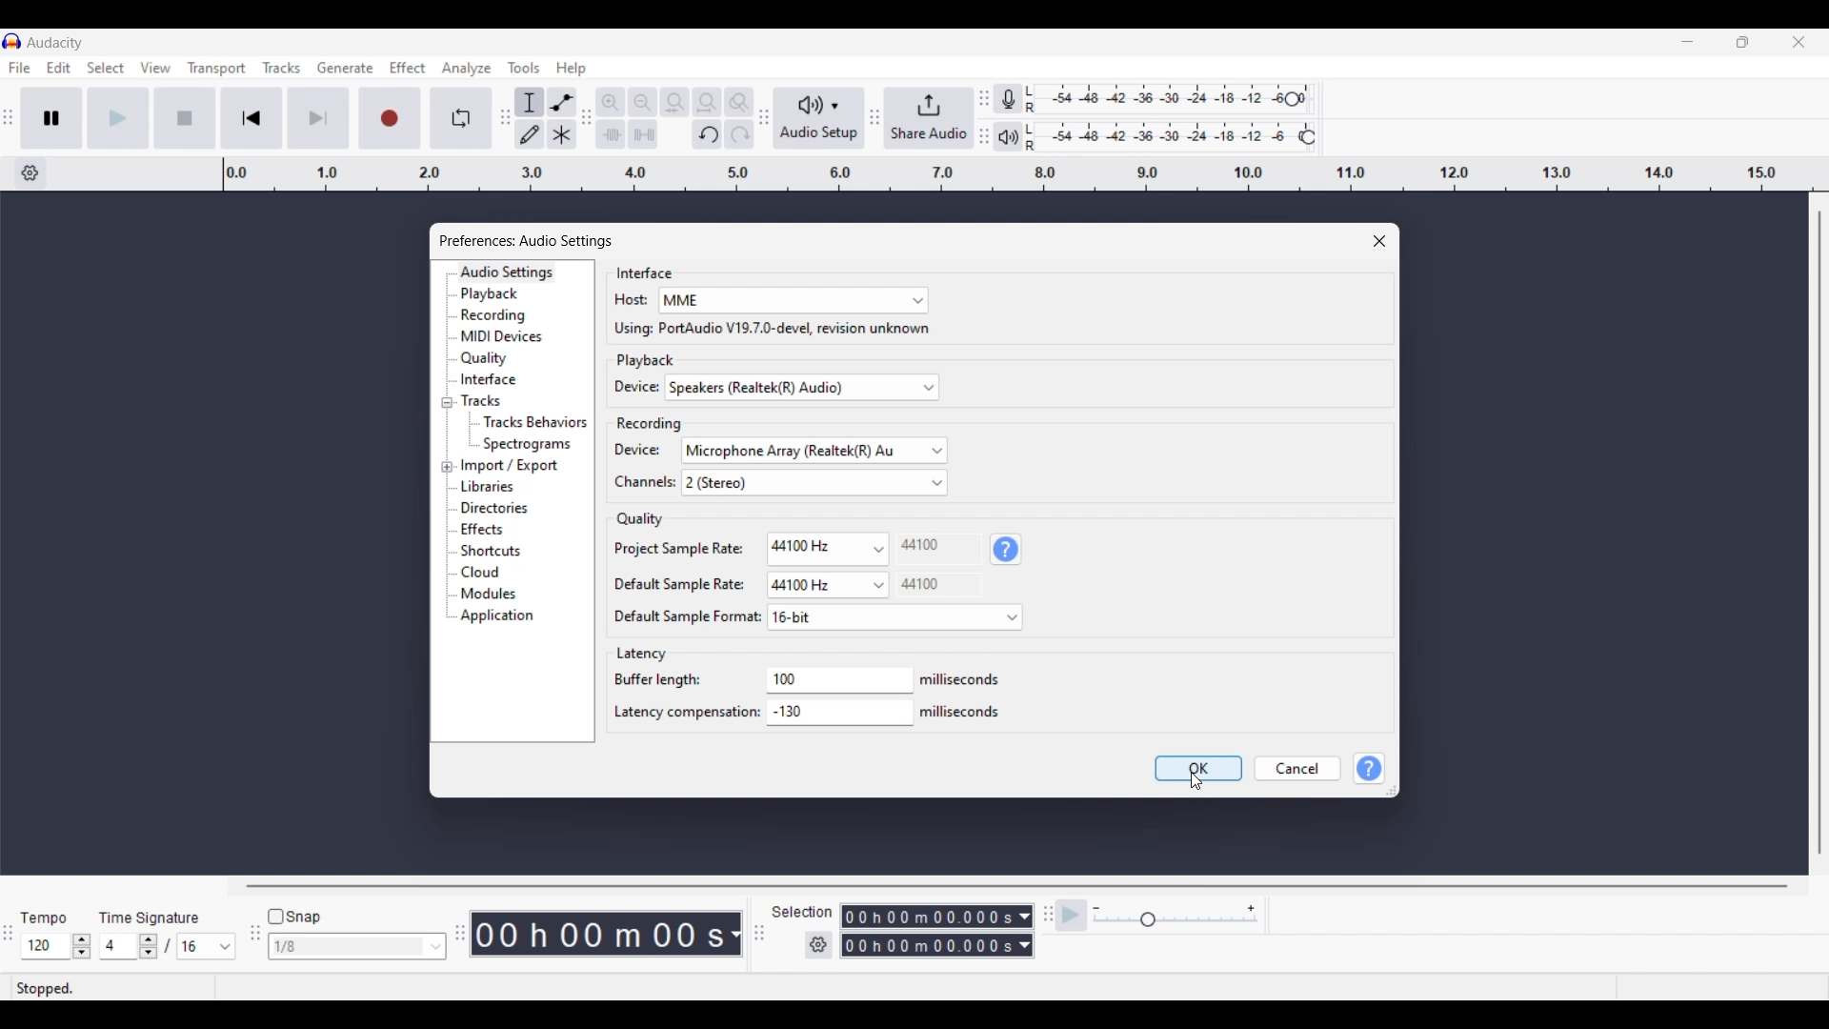 This screenshot has width=1829, height=1029. I want to click on Text, so click(962, 680).